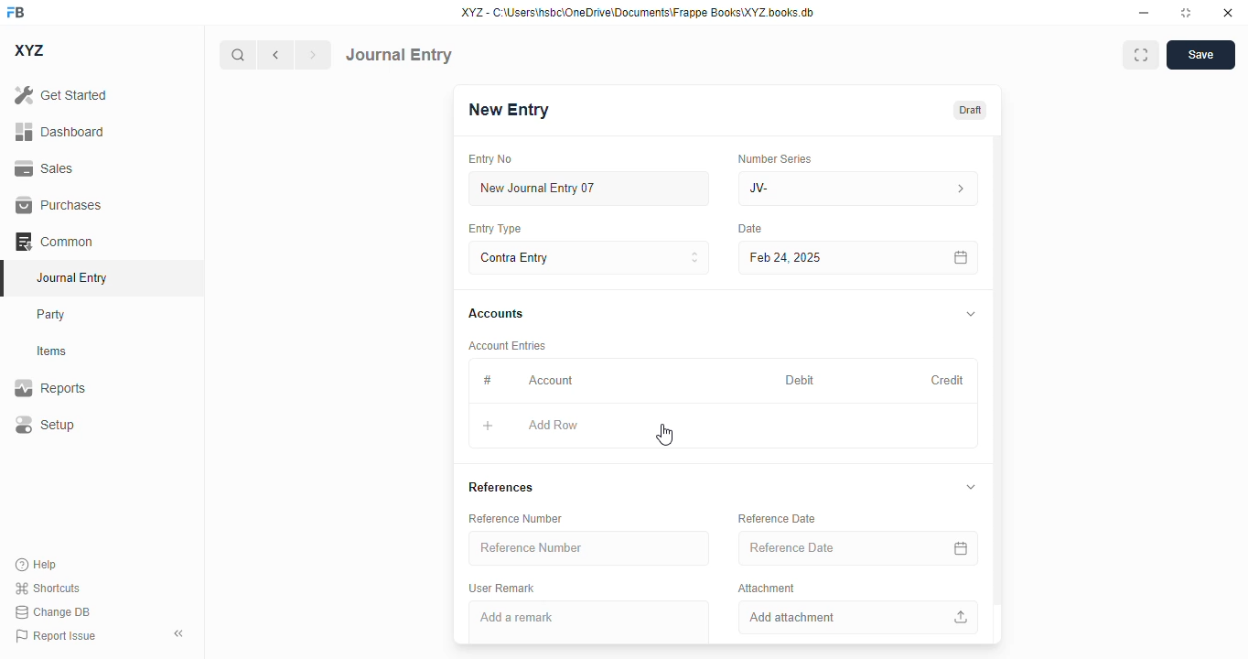 The height and width of the screenshot is (659, 1248). Describe the element at coordinates (180, 633) in the screenshot. I see `toggle sidebar` at that location.